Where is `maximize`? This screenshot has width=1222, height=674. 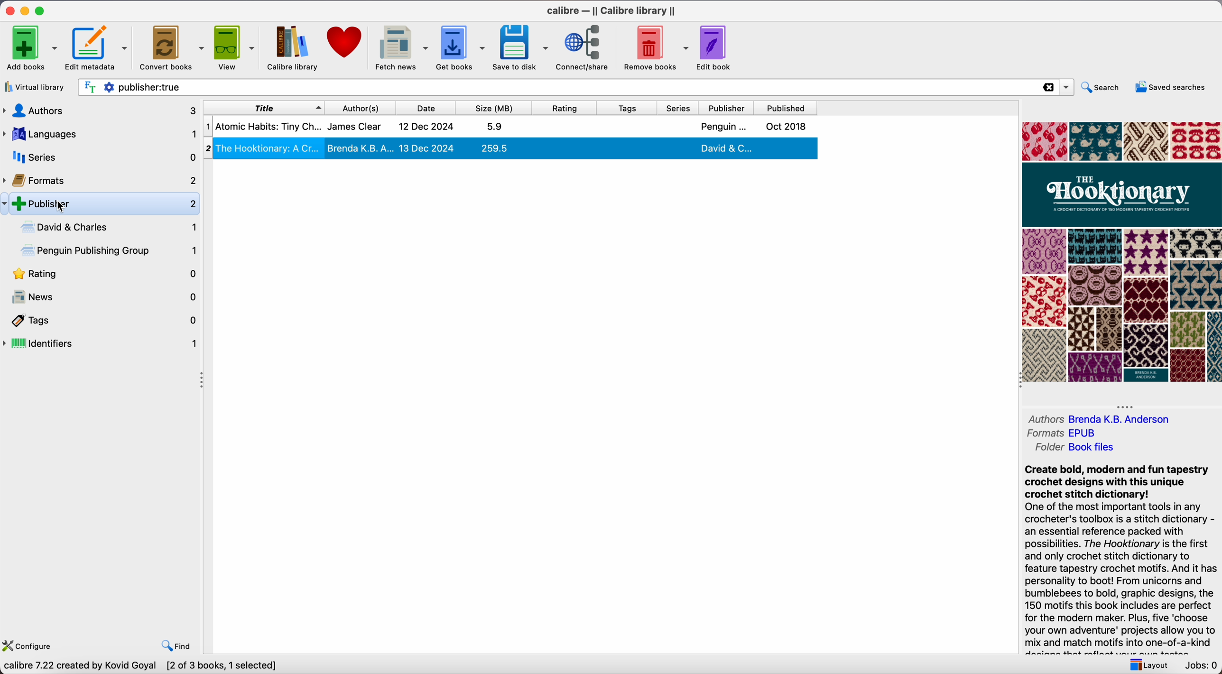
maximize is located at coordinates (42, 10).